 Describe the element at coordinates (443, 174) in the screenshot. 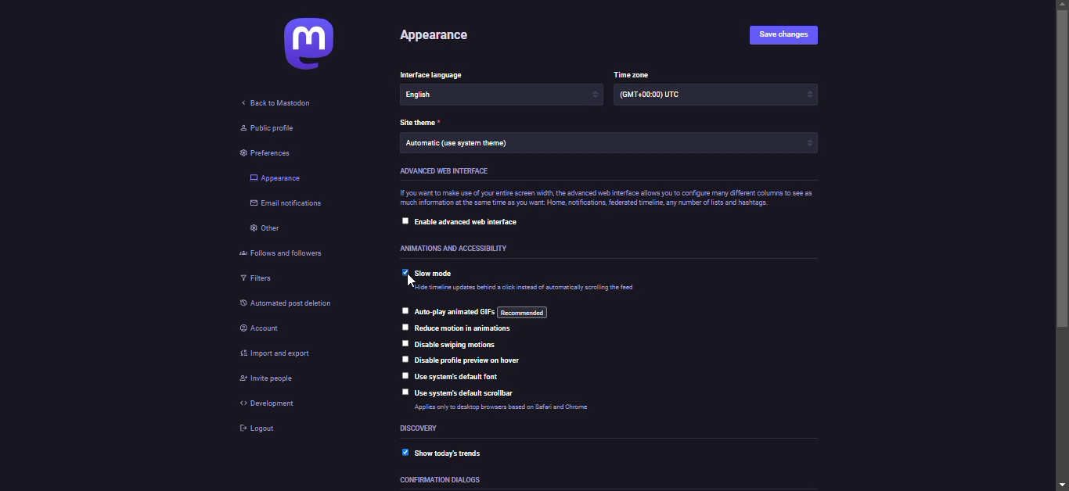

I see `advanced web interface` at that location.